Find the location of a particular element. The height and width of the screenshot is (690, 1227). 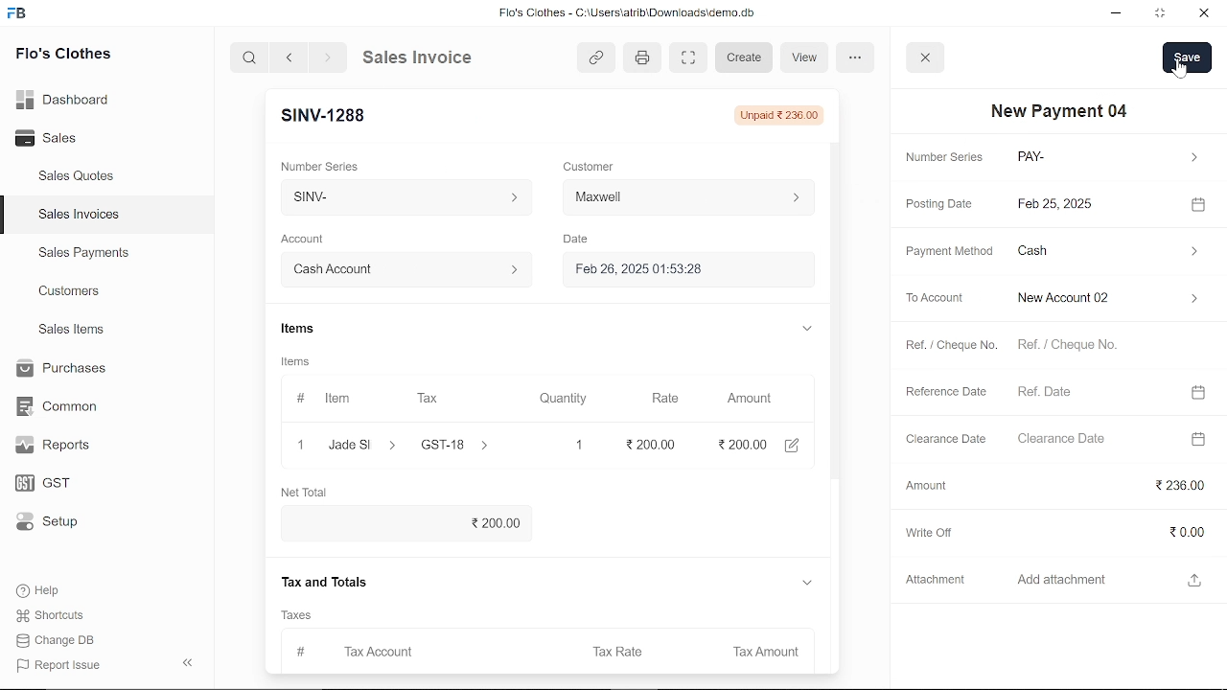

expand is located at coordinates (804, 329).